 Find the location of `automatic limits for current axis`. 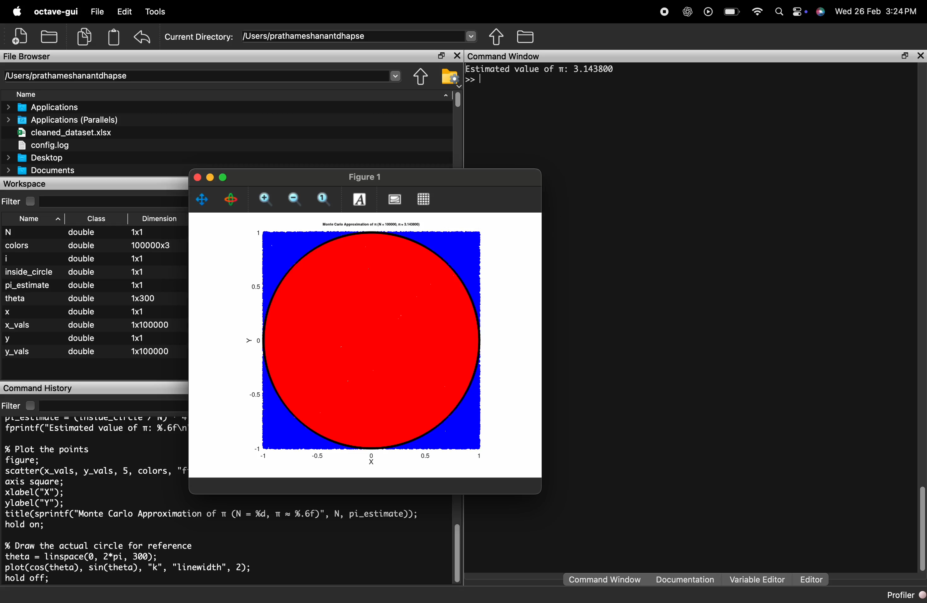

automatic limits for current axis is located at coordinates (324, 197).